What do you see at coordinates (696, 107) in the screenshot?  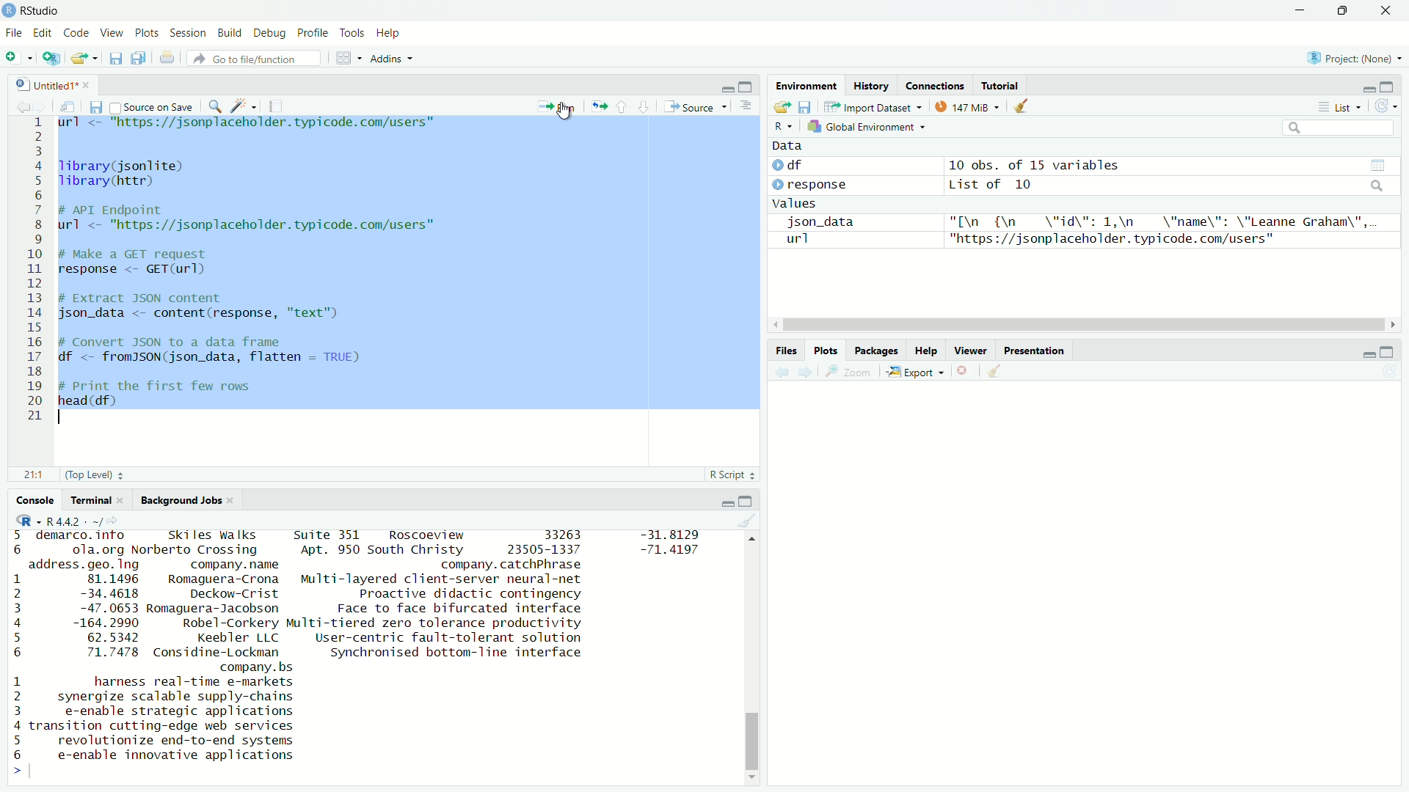 I see `Source ` at bounding box center [696, 107].